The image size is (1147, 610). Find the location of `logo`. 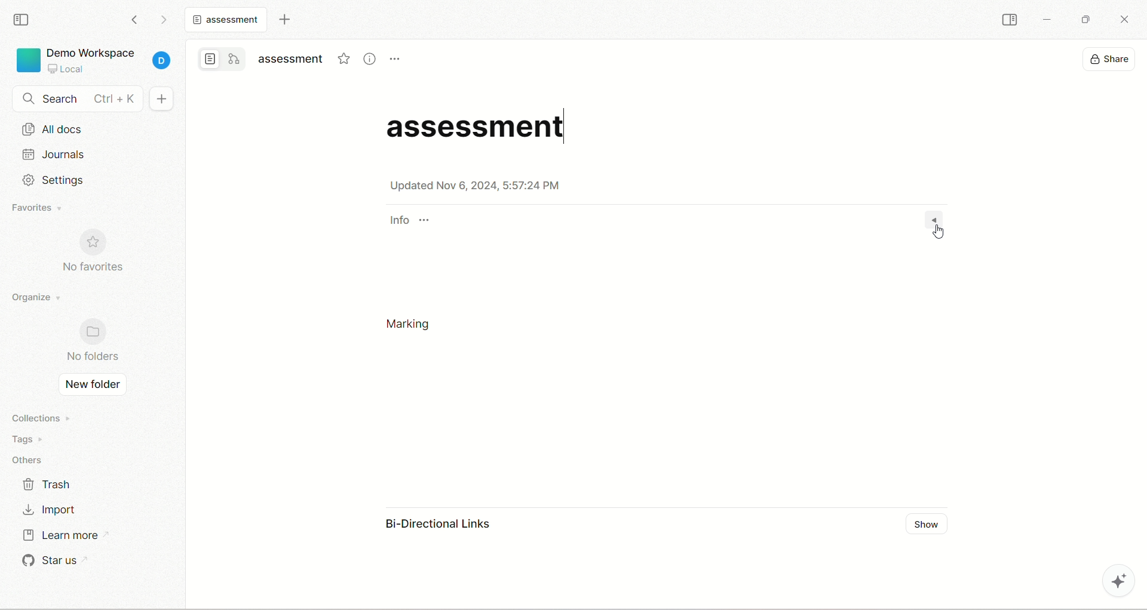

logo is located at coordinates (27, 61).